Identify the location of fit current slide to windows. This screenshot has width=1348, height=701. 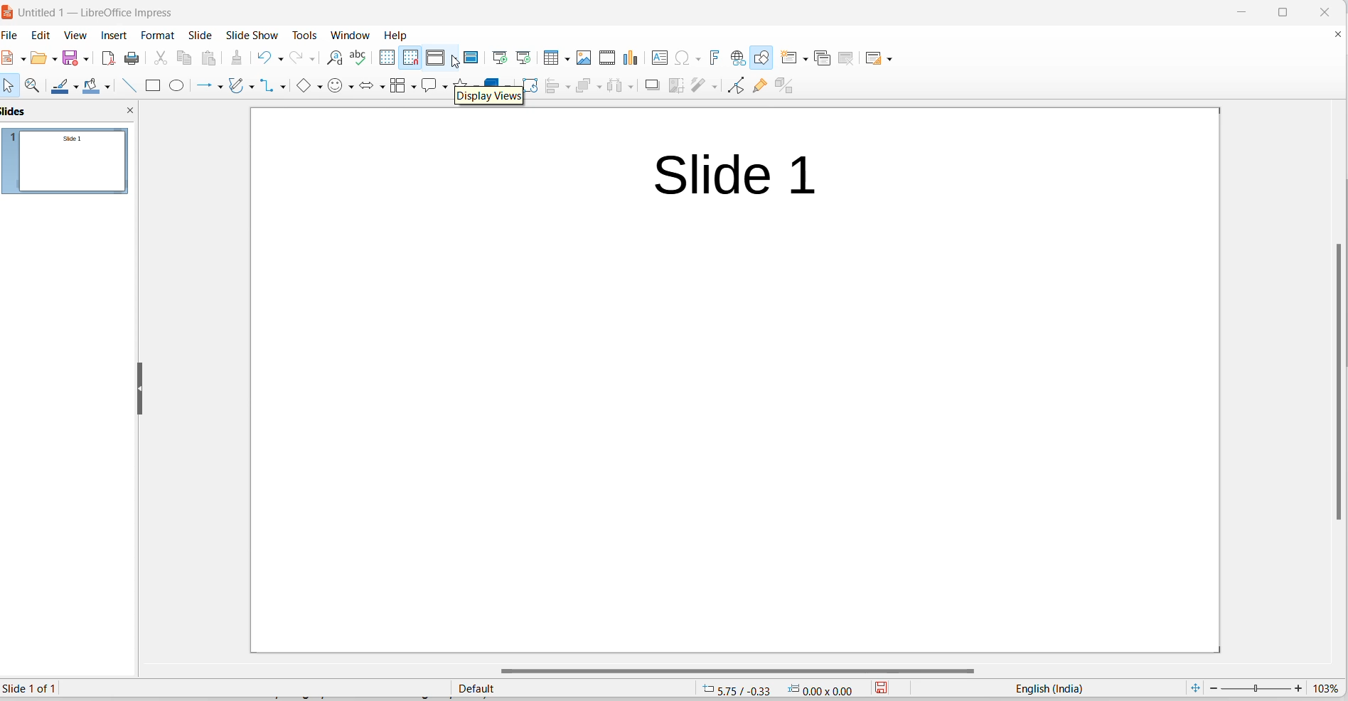
(1197, 687).